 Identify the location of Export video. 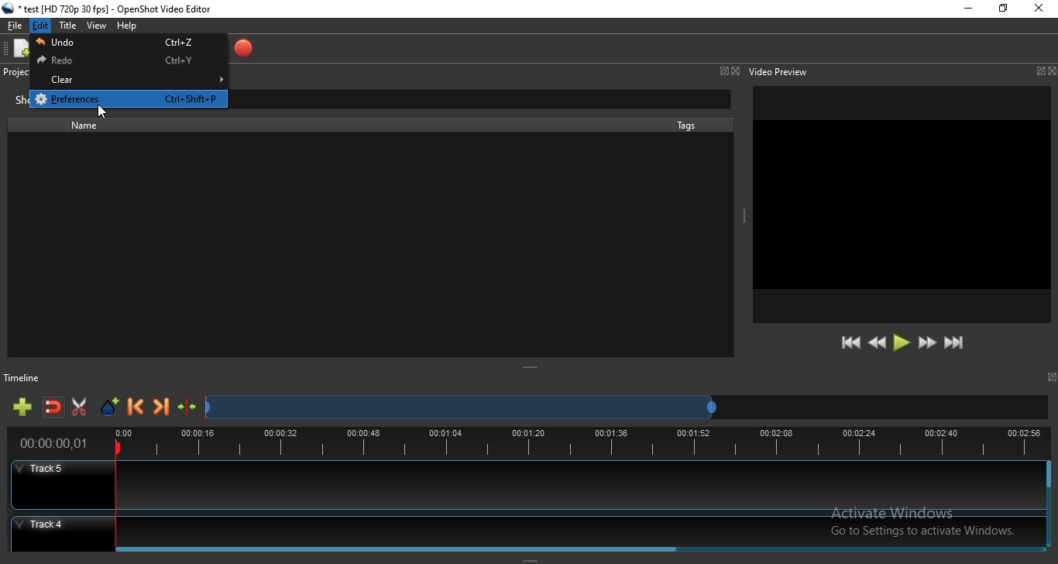
(242, 49).